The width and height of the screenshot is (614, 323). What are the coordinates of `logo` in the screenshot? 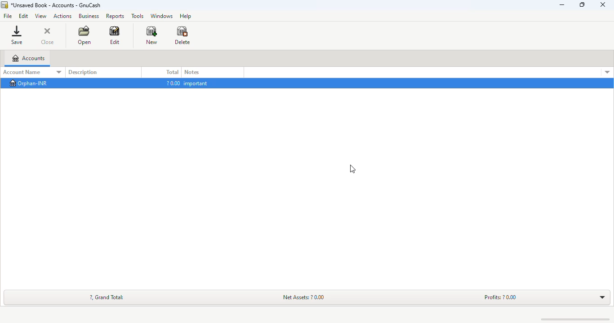 It's located at (4, 5).